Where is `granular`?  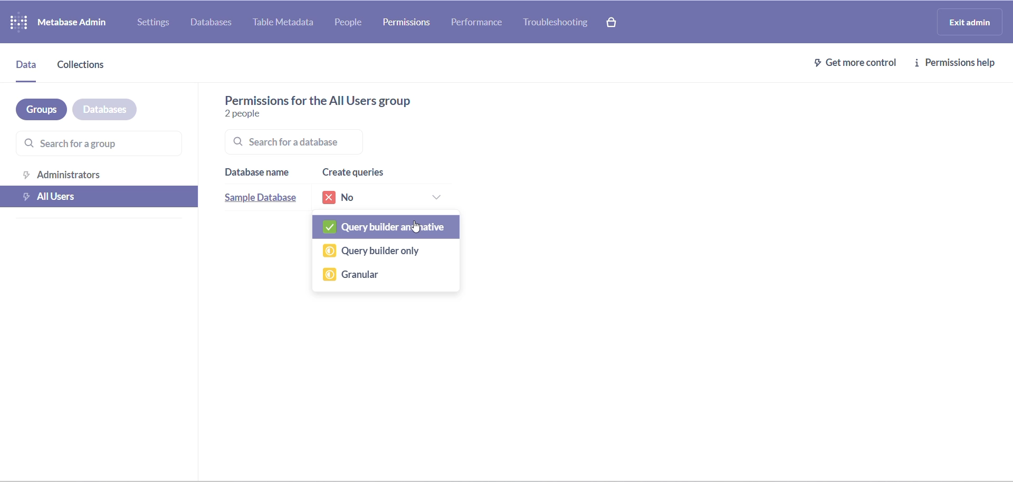 granular is located at coordinates (379, 277).